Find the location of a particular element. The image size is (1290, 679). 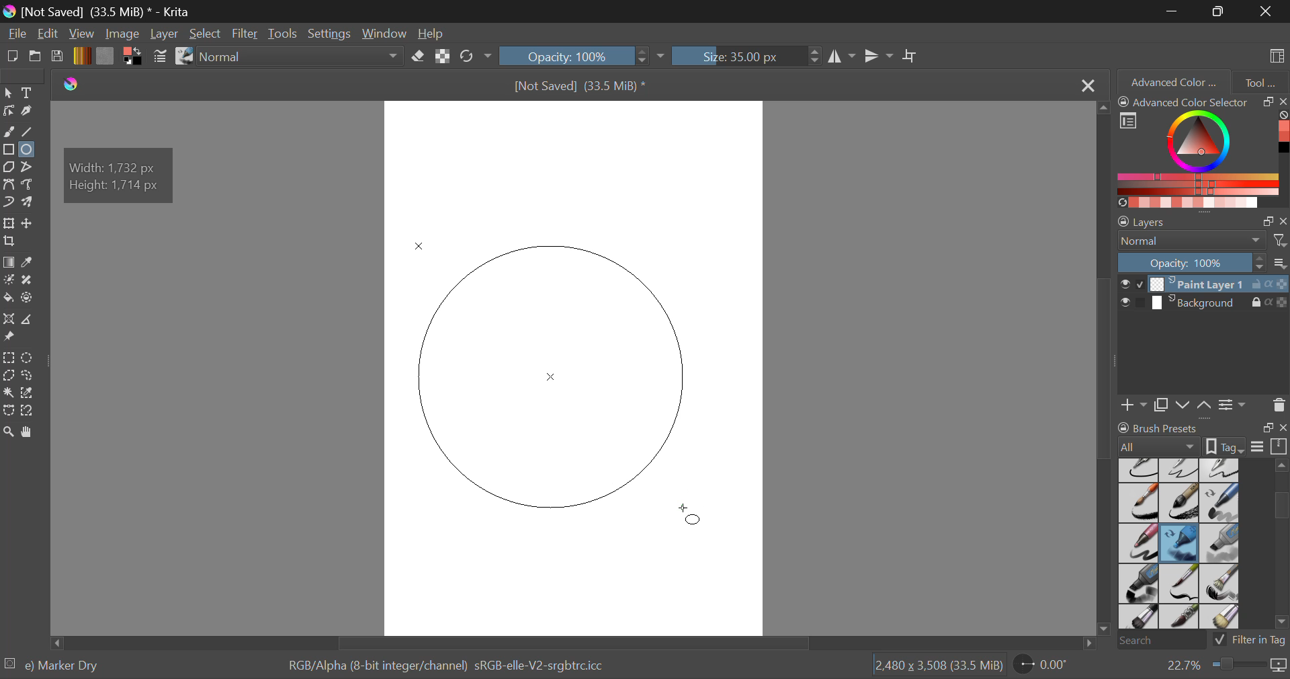

Gradient is located at coordinates (81, 56).